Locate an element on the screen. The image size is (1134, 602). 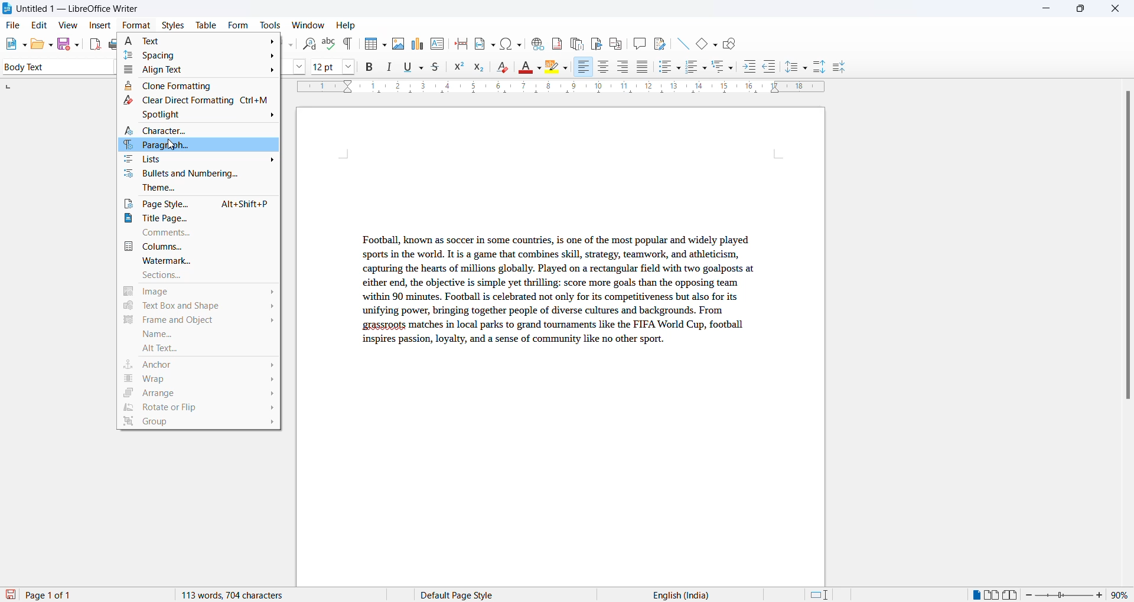
insert special character is located at coordinates (510, 42).